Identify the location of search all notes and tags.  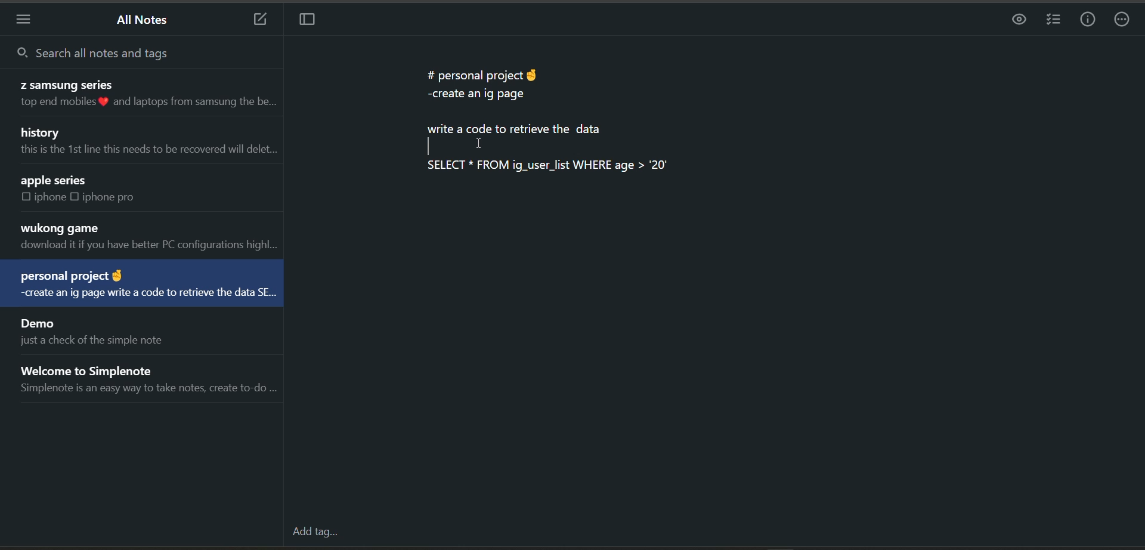
(125, 51).